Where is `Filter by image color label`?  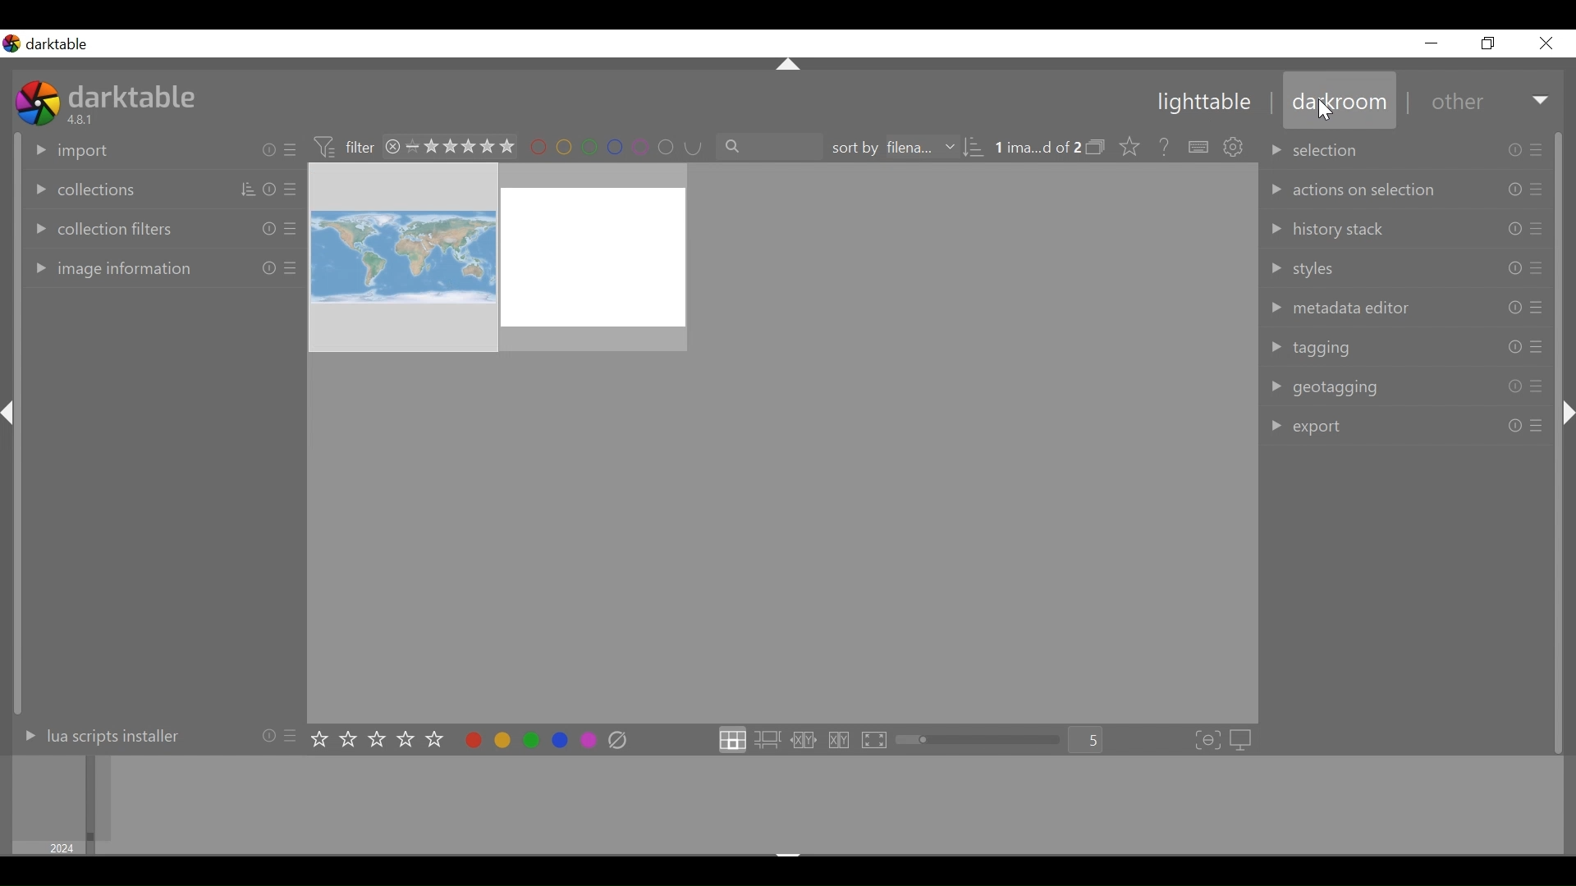 Filter by image color label is located at coordinates (614, 147).